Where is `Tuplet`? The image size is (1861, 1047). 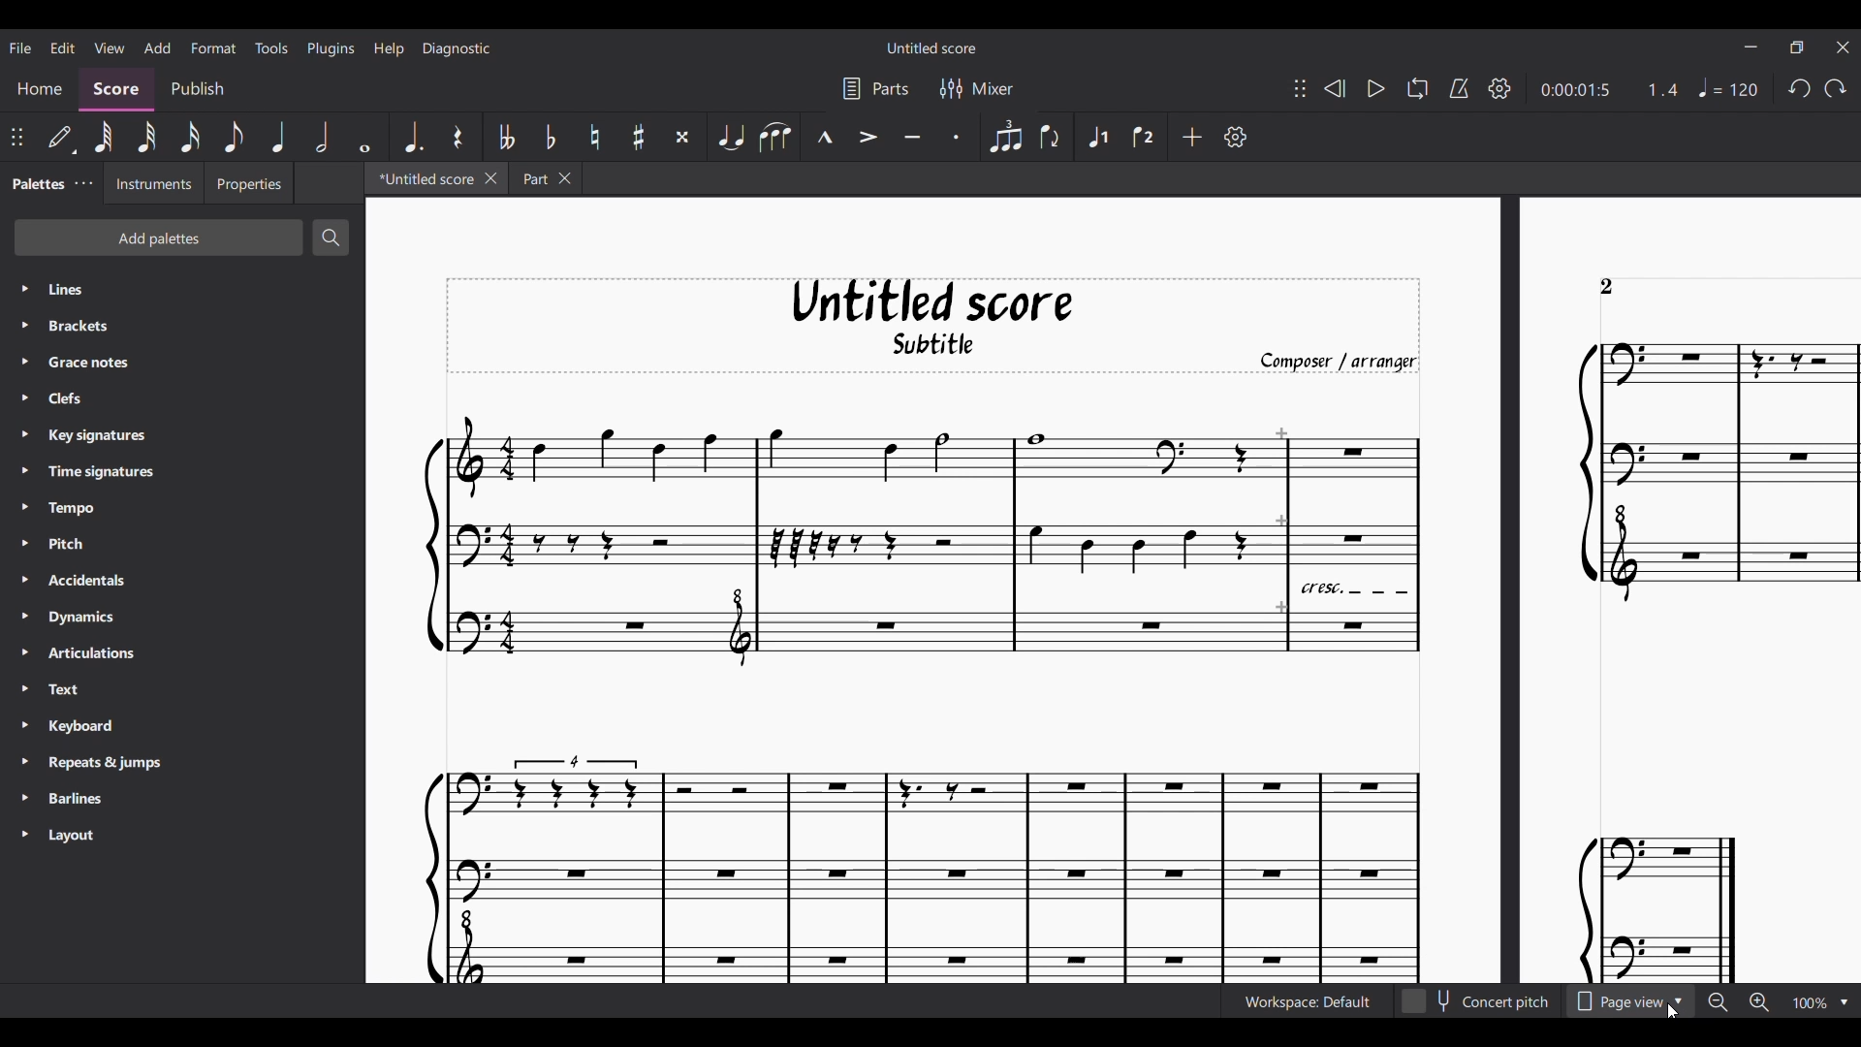
Tuplet is located at coordinates (1004, 136).